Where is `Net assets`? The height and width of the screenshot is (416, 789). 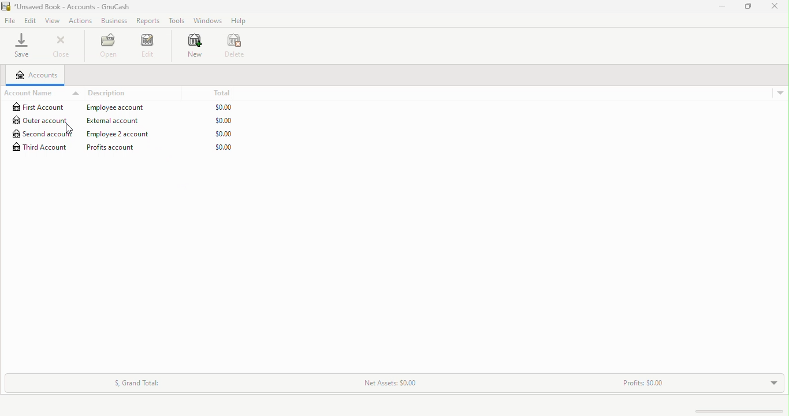
Net assets is located at coordinates (382, 384).